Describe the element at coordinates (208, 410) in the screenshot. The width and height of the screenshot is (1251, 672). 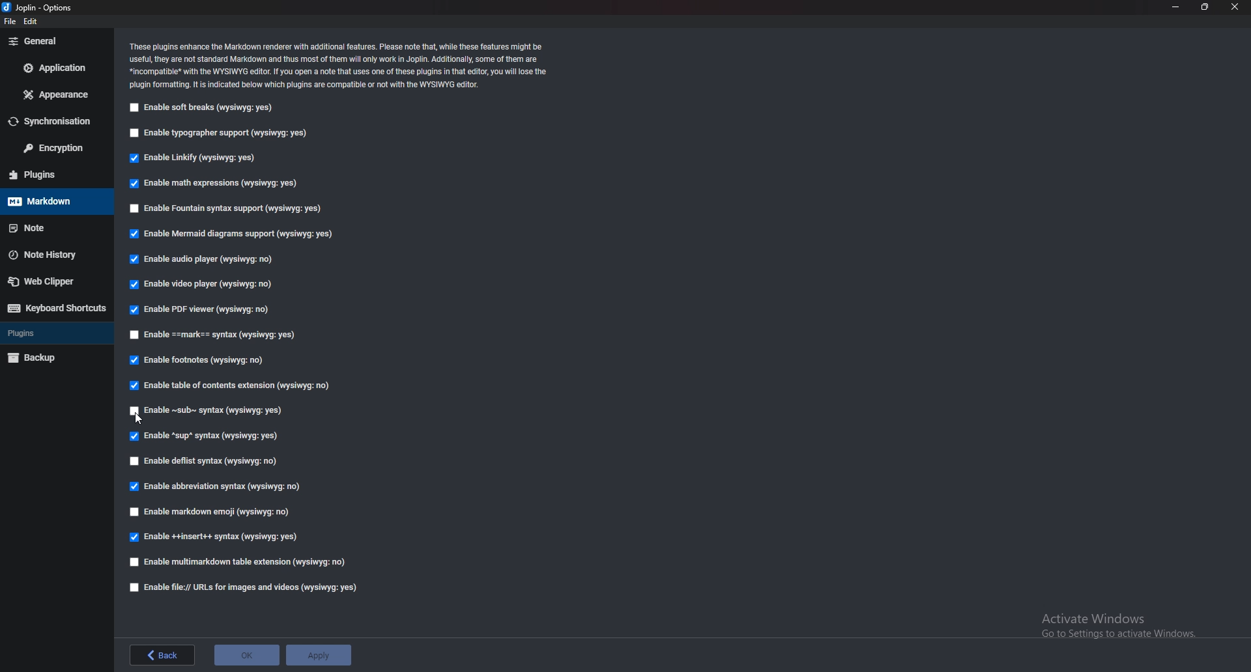
I see `Enable Sub syntax` at that location.